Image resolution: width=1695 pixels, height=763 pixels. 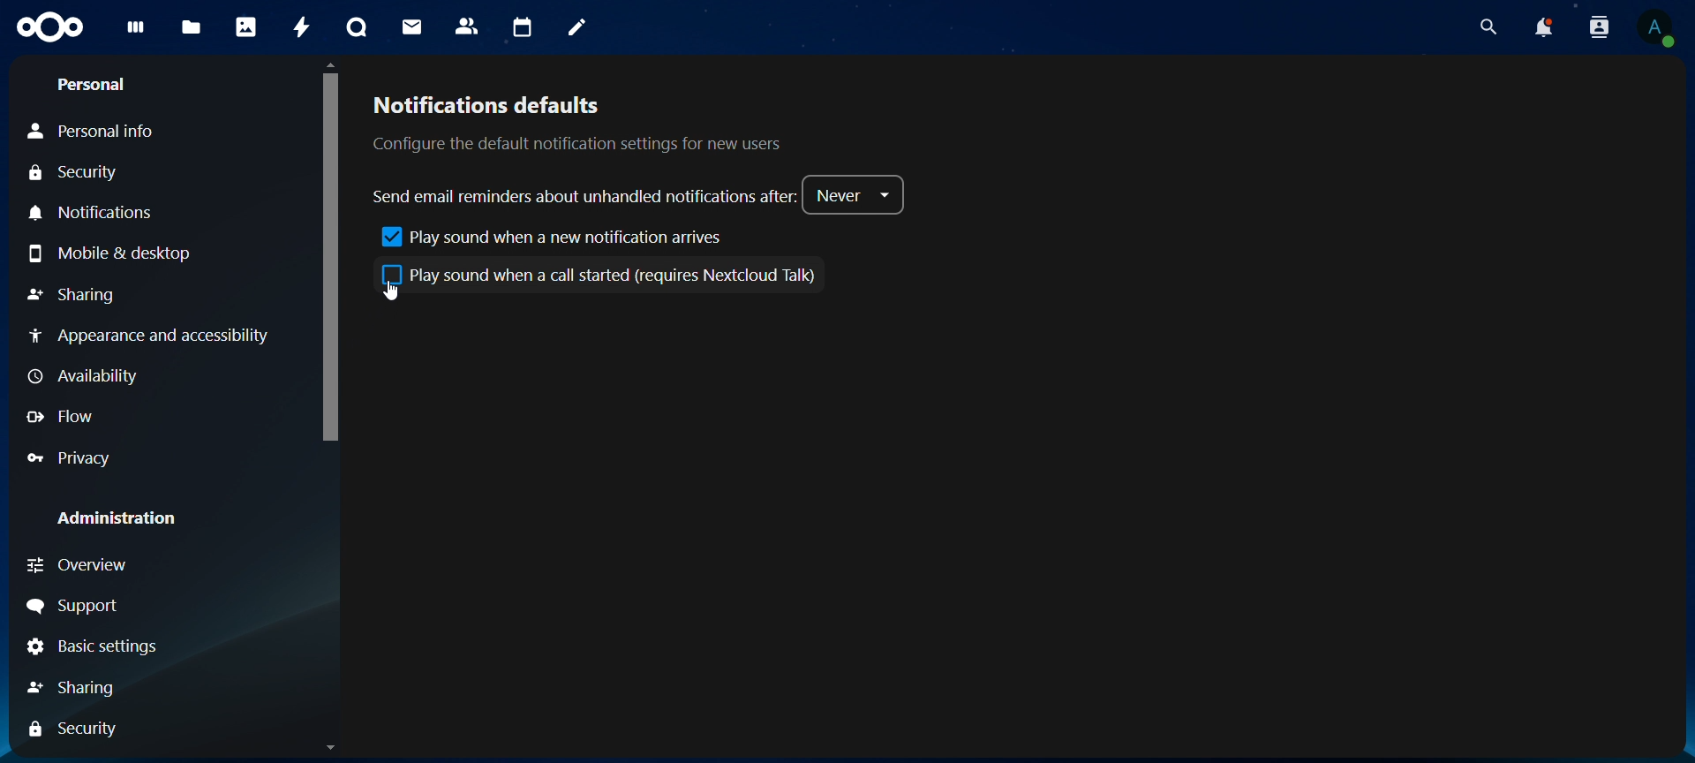 I want to click on photos, so click(x=245, y=27).